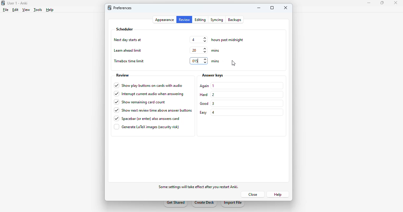 This screenshot has width=403, height=212. What do you see at coordinates (199, 187) in the screenshot?
I see `some effects will take effect after you restart Anki` at bounding box center [199, 187].